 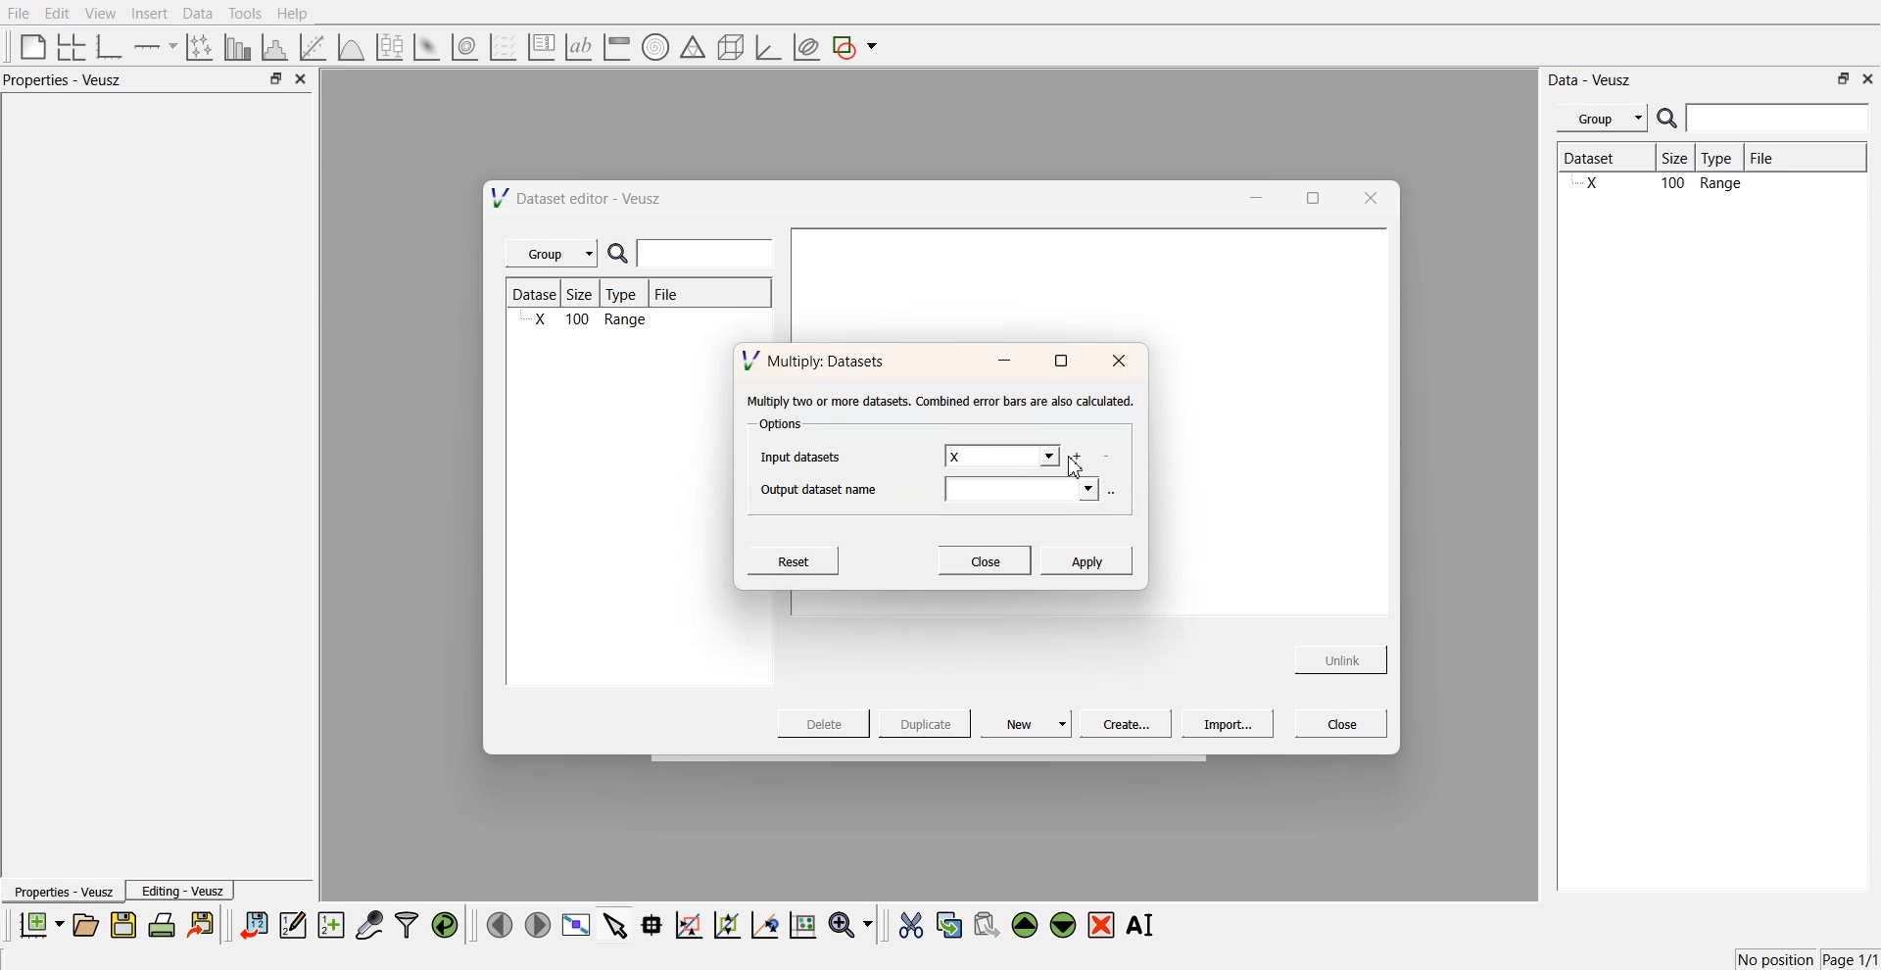 What do you see at coordinates (237, 48) in the screenshot?
I see `plot bar chart` at bounding box center [237, 48].